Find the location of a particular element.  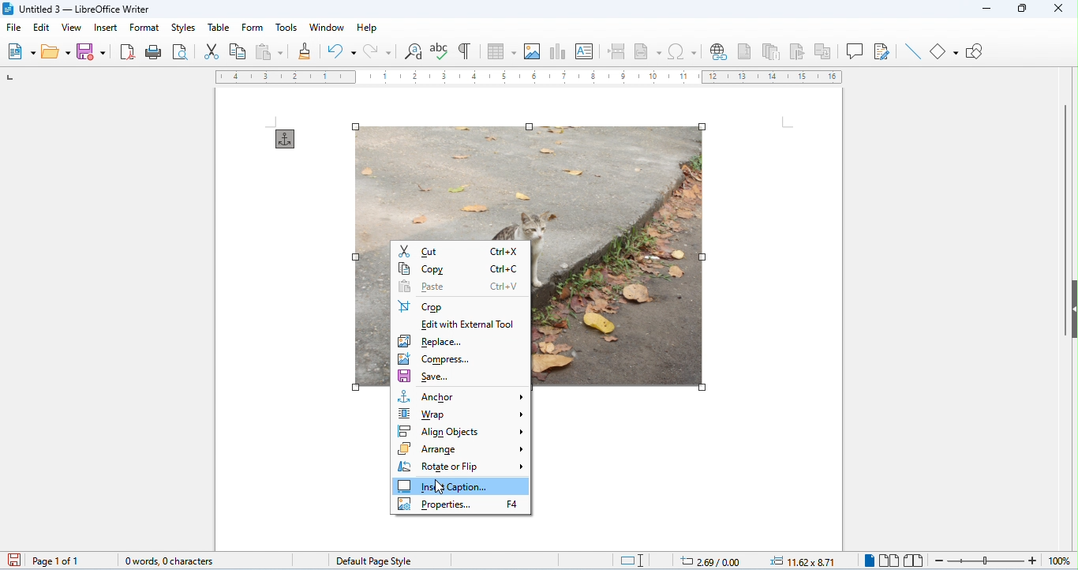

print preview is located at coordinates (181, 51).